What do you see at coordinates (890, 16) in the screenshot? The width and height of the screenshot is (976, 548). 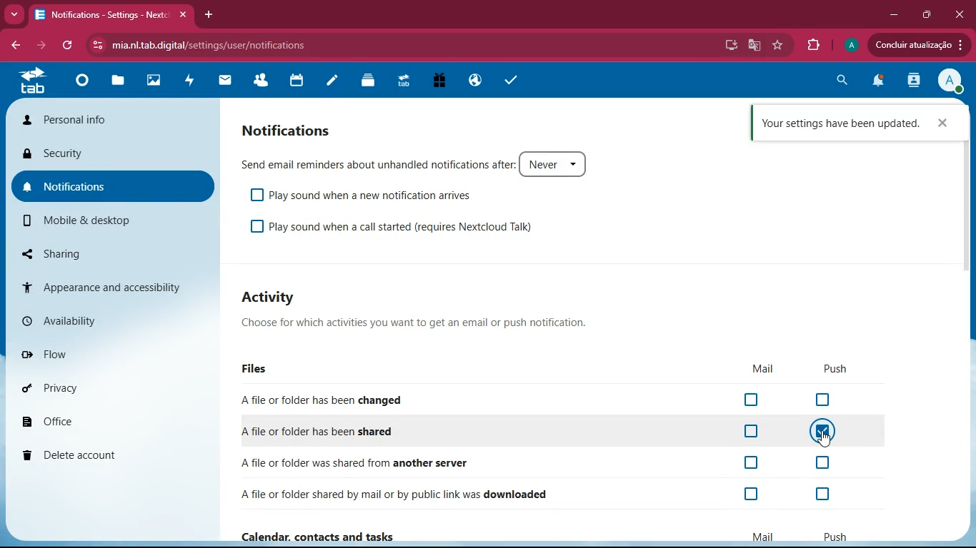 I see `minimize` at bounding box center [890, 16].